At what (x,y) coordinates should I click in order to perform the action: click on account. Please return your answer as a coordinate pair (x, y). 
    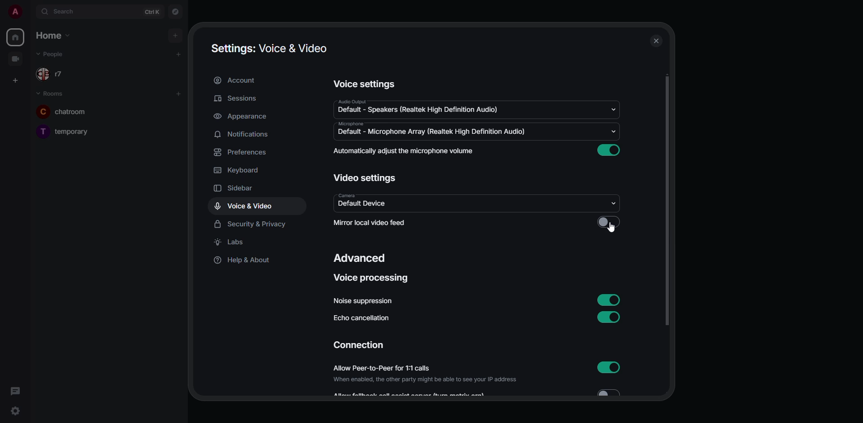
    Looking at the image, I should click on (241, 81).